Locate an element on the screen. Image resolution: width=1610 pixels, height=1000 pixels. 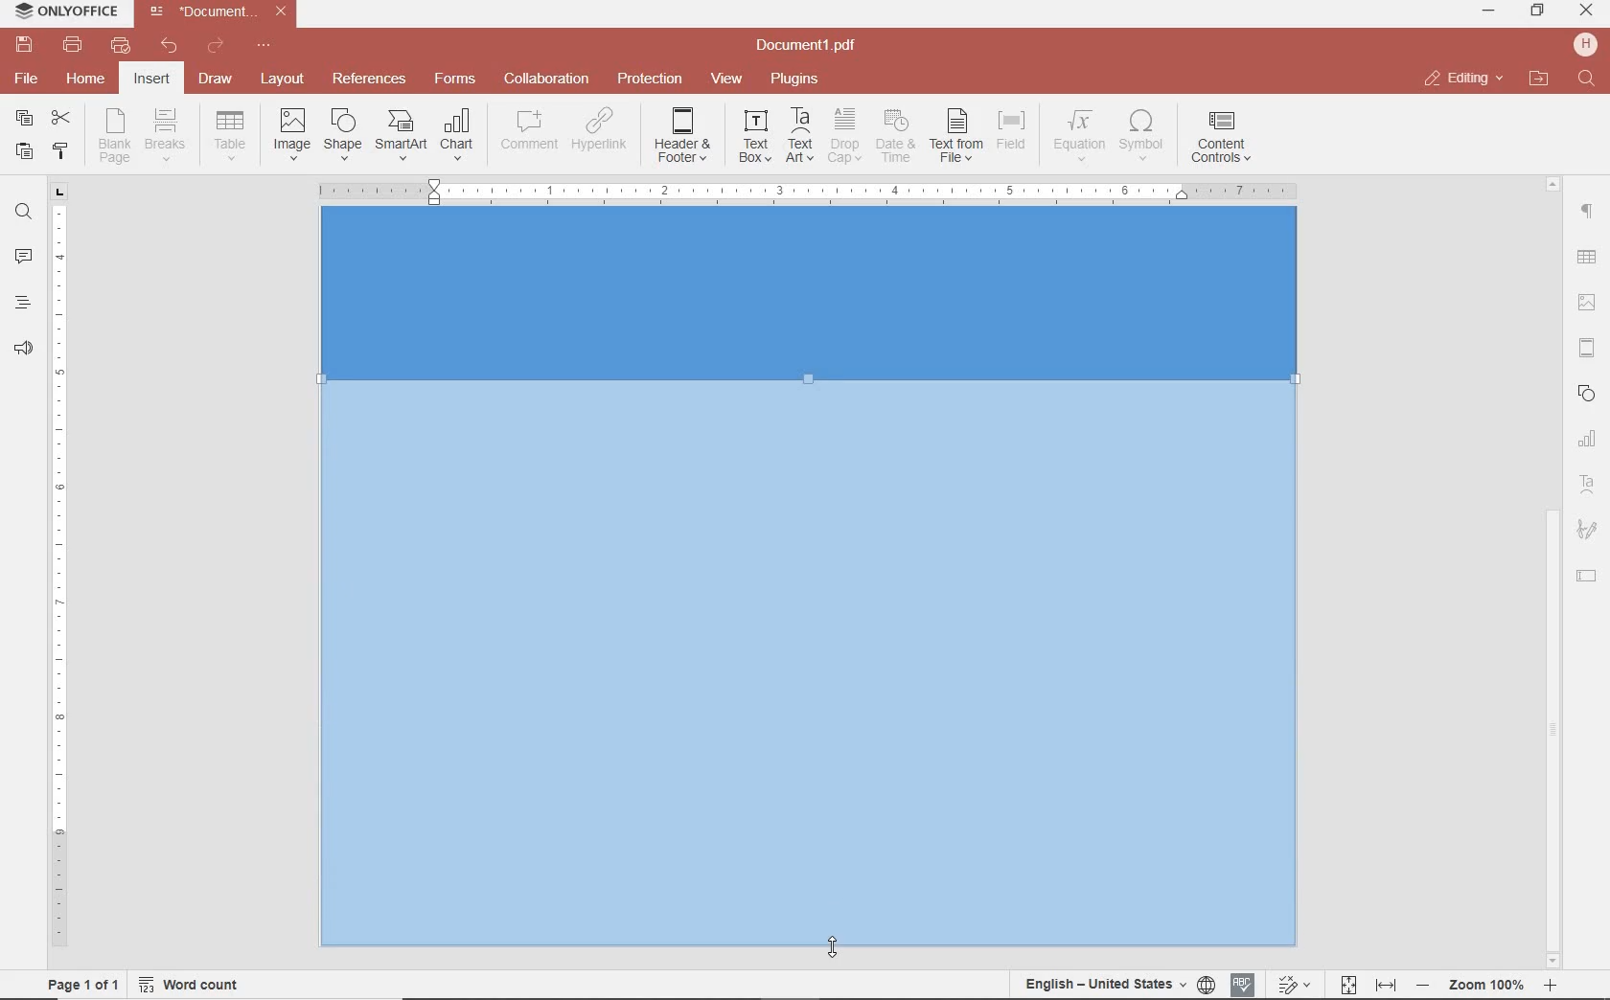
NSERT EQUATION is located at coordinates (1077, 134).